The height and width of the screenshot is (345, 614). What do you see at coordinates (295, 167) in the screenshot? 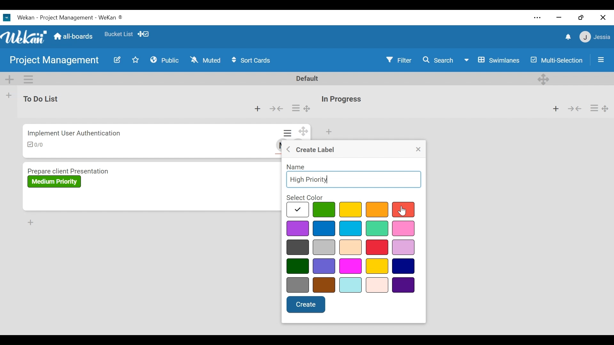
I see `Name` at bounding box center [295, 167].